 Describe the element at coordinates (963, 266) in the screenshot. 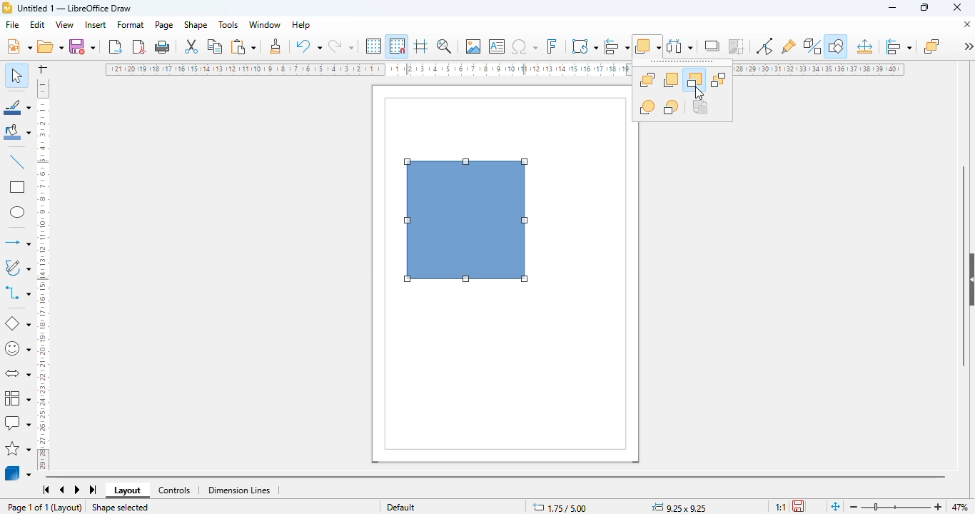

I see `vertical scroll bar` at that location.